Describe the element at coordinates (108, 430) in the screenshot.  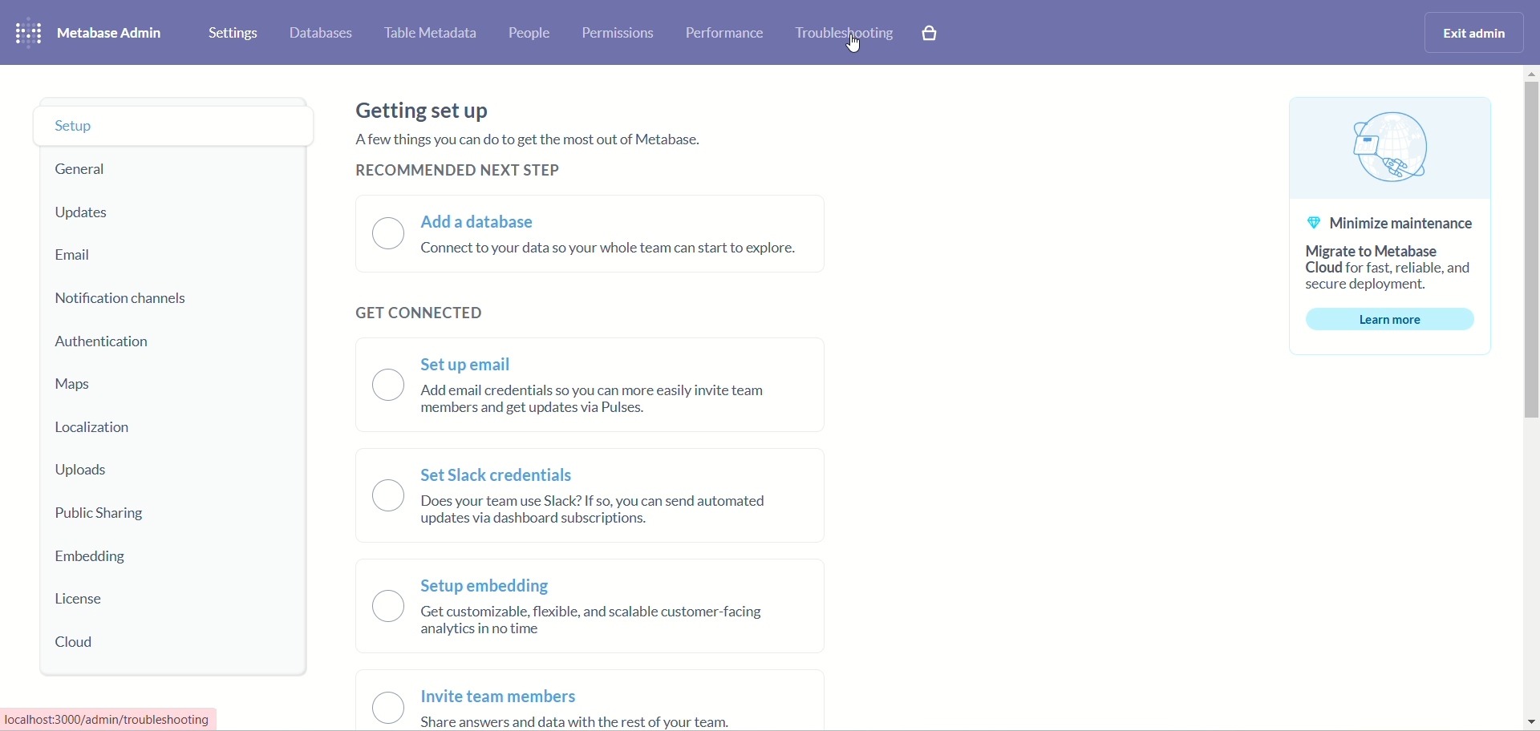
I see `localization` at that location.